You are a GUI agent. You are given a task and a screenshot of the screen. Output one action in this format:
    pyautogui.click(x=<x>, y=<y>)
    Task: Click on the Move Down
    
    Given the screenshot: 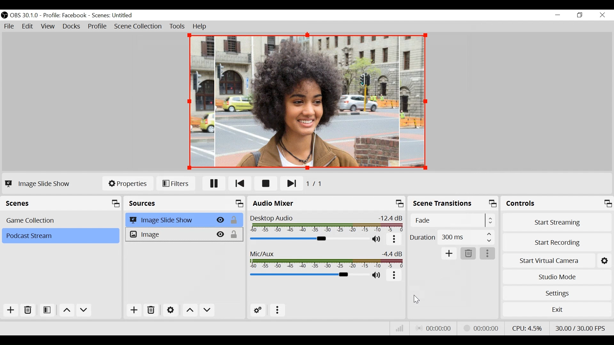 What is the action you would take?
    pyautogui.click(x=84, y=311)
    